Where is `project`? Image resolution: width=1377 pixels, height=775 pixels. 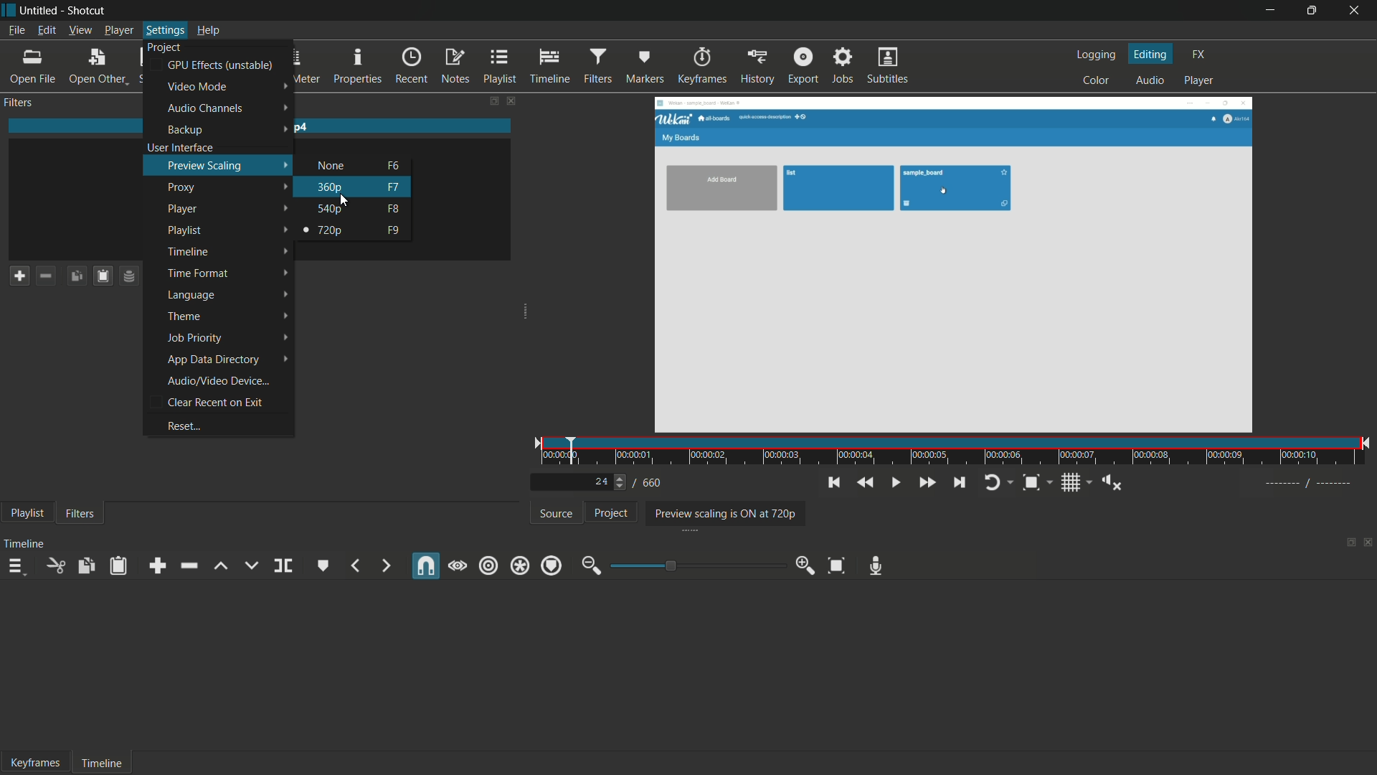 project is located at coordinates (164, 47).